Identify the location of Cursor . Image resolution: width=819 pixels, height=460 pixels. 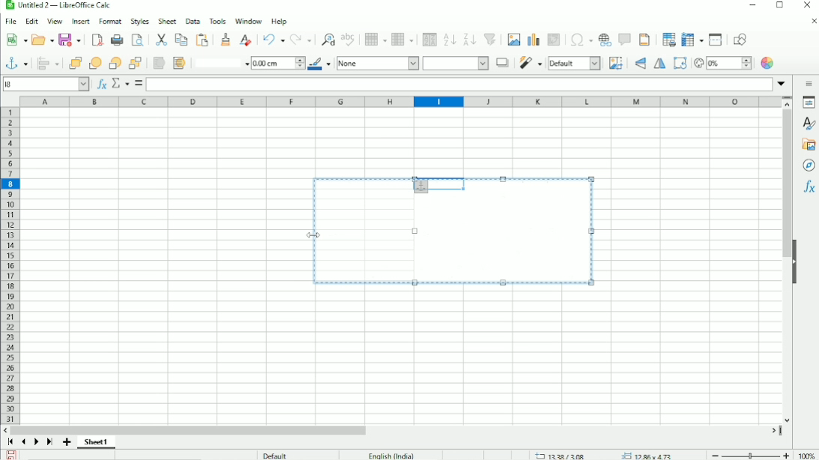
(315, 234).